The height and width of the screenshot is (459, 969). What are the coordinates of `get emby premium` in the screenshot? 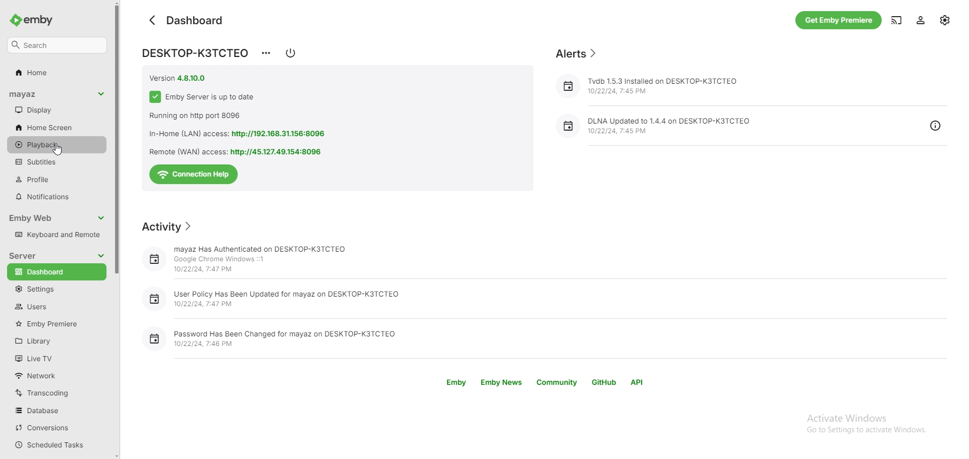 It's located at (839, 20).